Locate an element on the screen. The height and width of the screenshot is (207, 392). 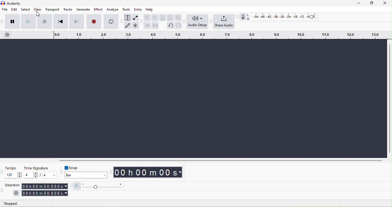
help is located at coordinates (150, 9).